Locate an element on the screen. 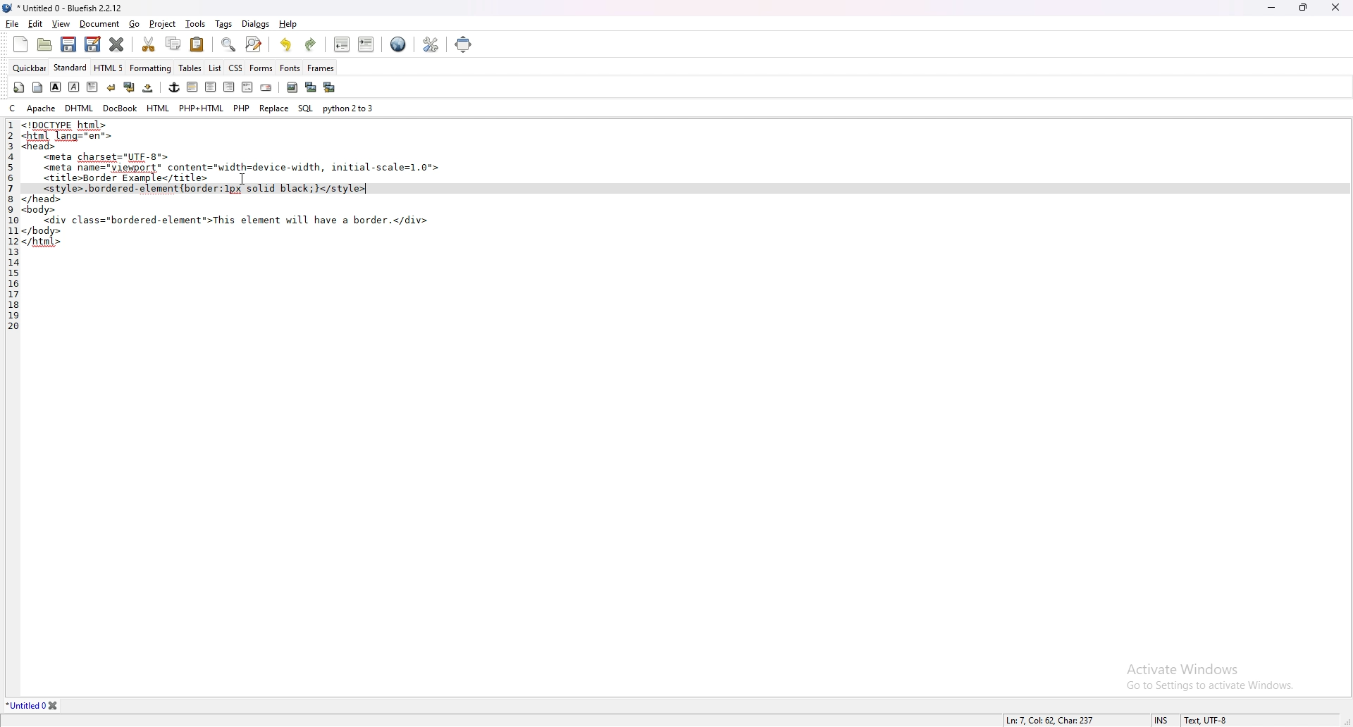  tools is located at coordinates (195, 24).